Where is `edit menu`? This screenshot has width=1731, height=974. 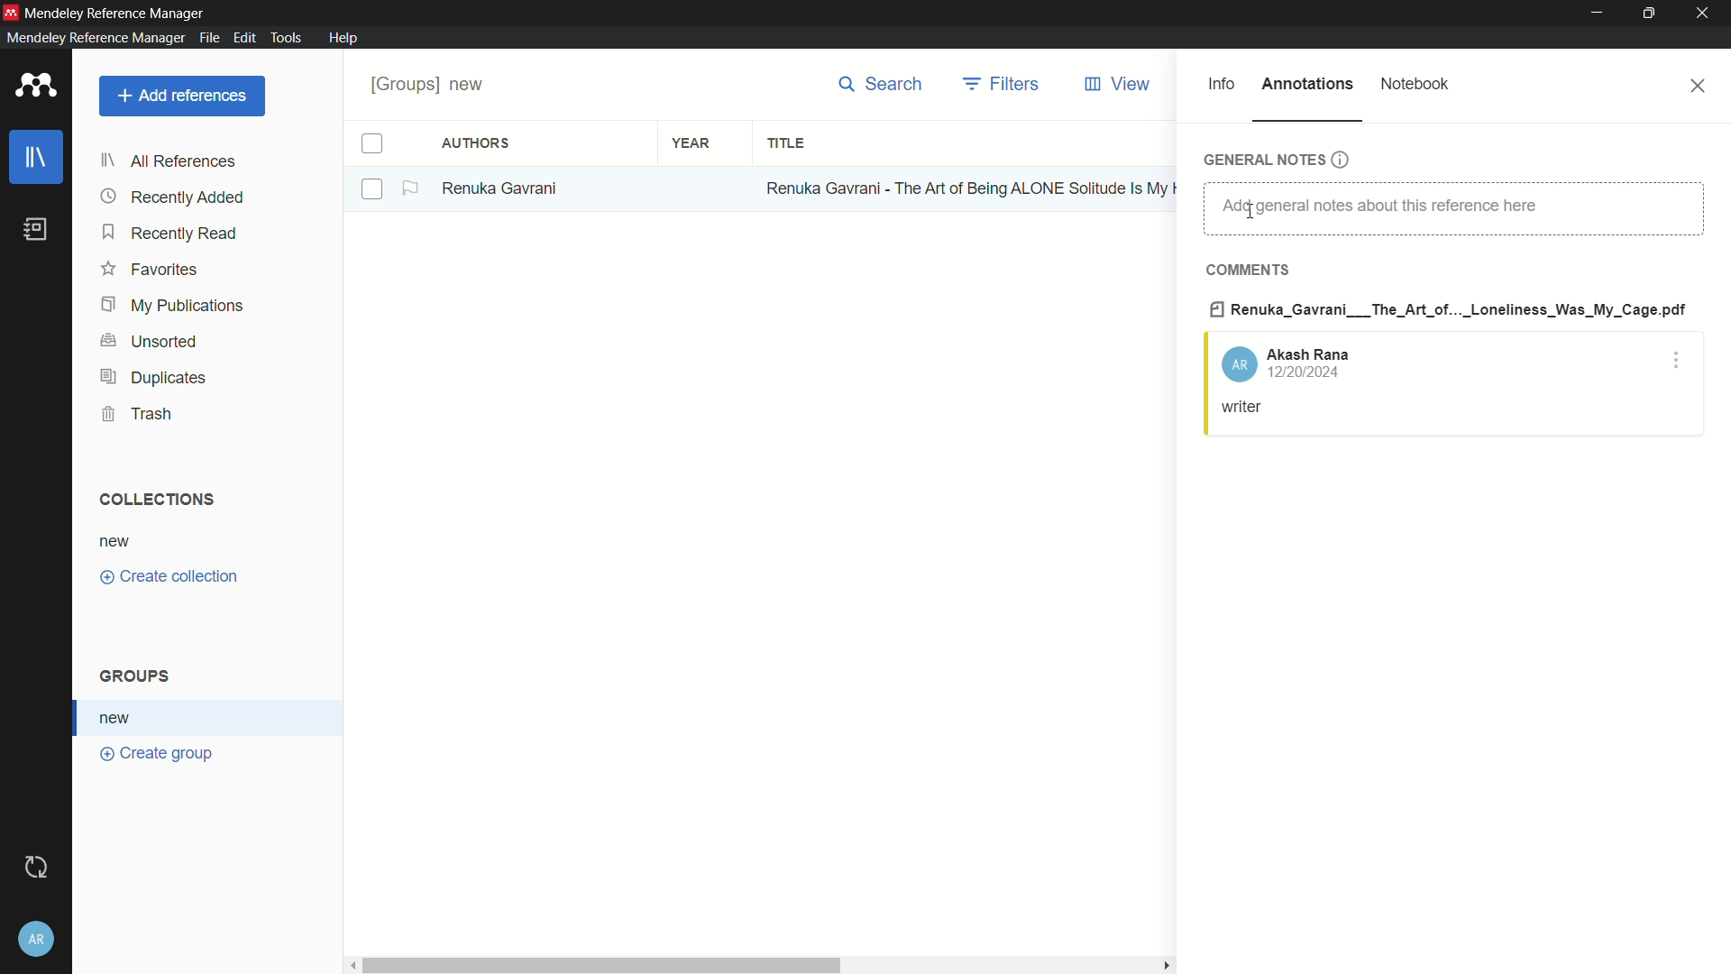 edit menu is located at coordinates (244, 38).